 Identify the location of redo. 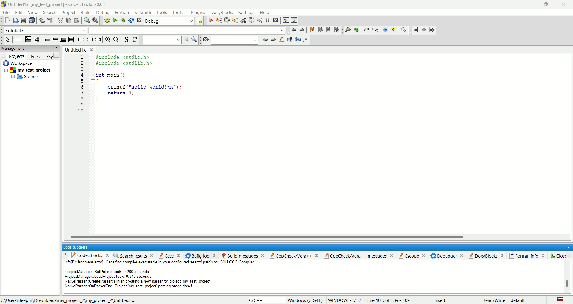
(49, 20).